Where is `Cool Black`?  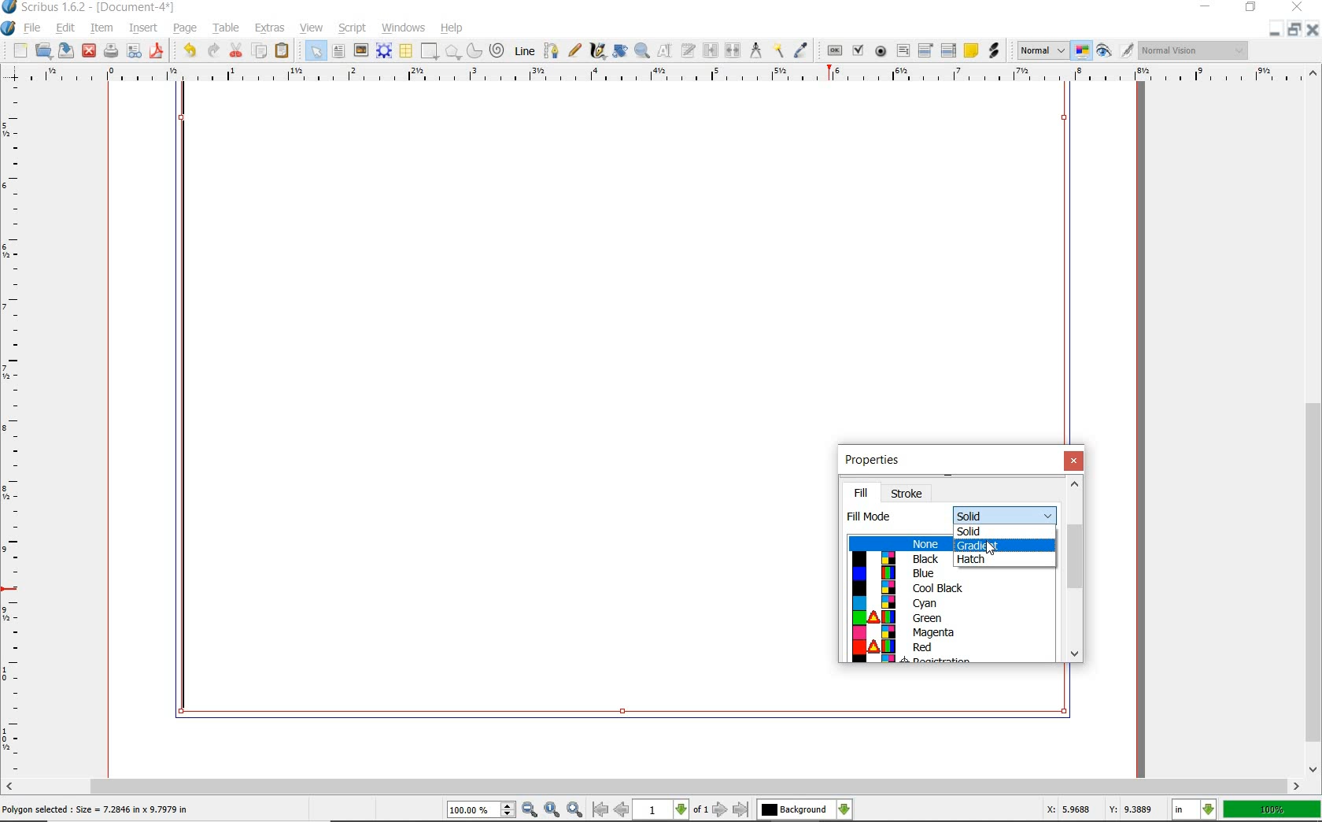
Cool Black is located at coordinates (949, 588).